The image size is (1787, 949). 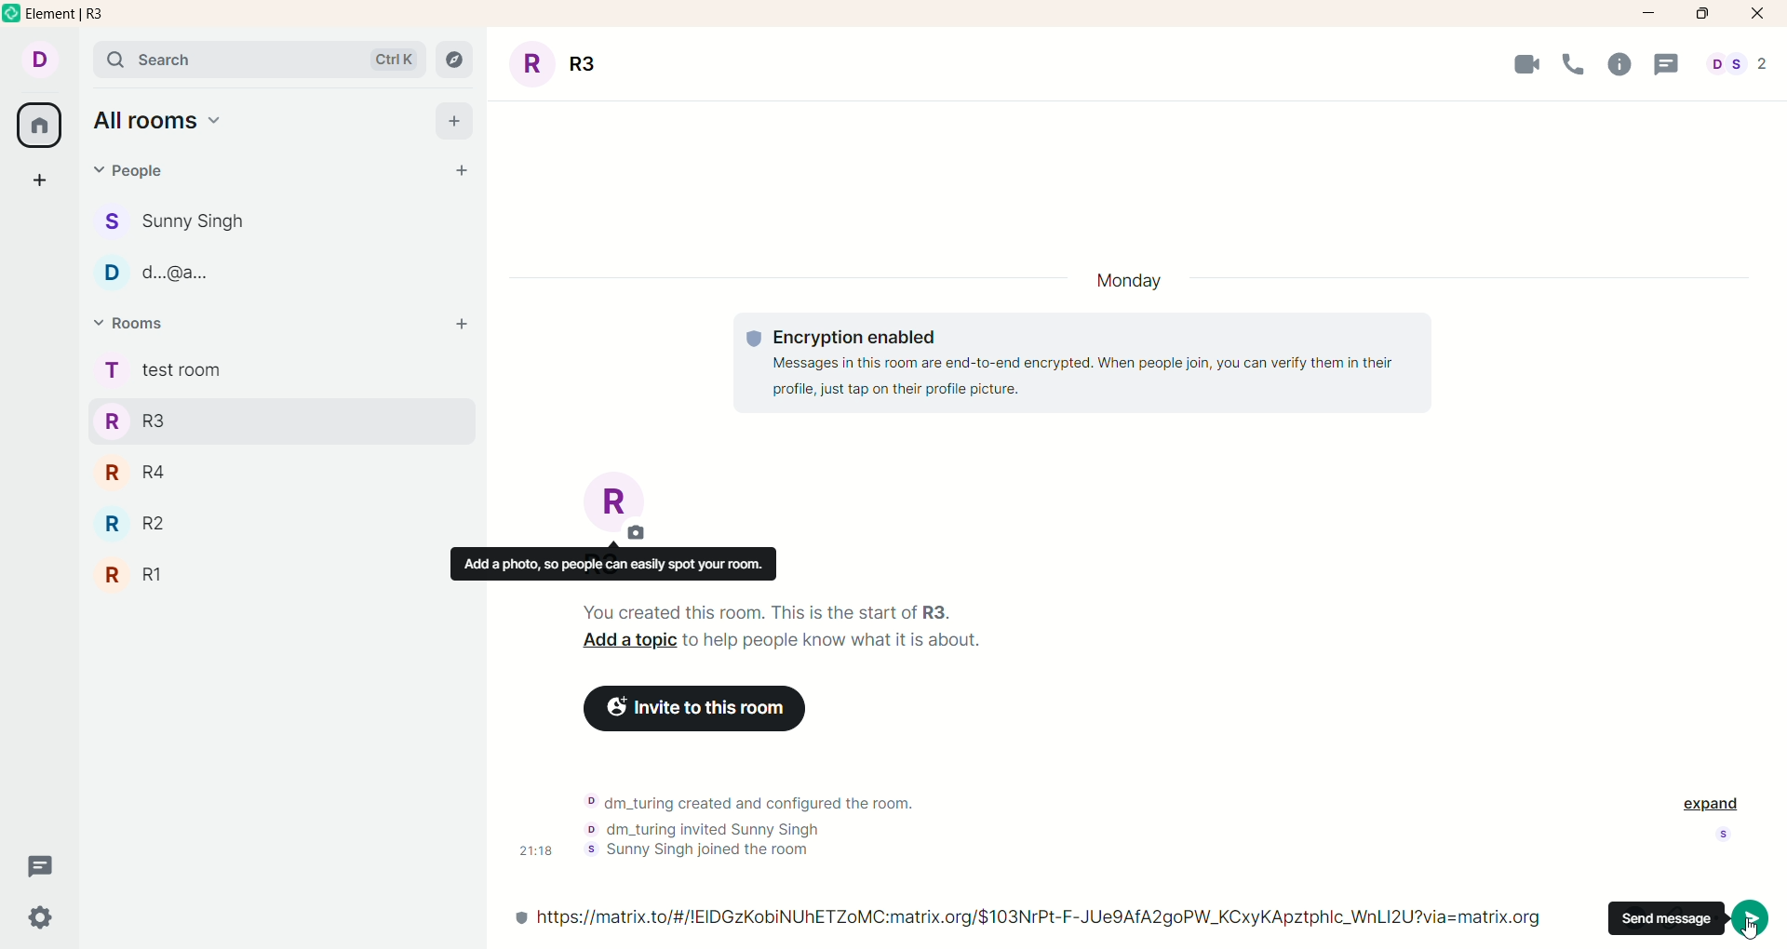 What do you see at coordinates (613, 562) in the screenshot?
I see `add a photo` at bounding box center [613, 562].